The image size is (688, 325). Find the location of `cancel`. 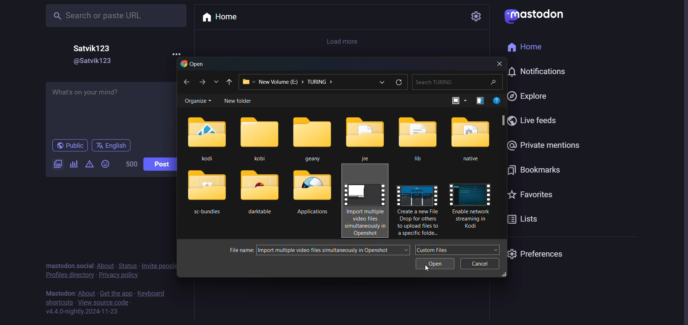

cancel is located at coordinates (480, 263).